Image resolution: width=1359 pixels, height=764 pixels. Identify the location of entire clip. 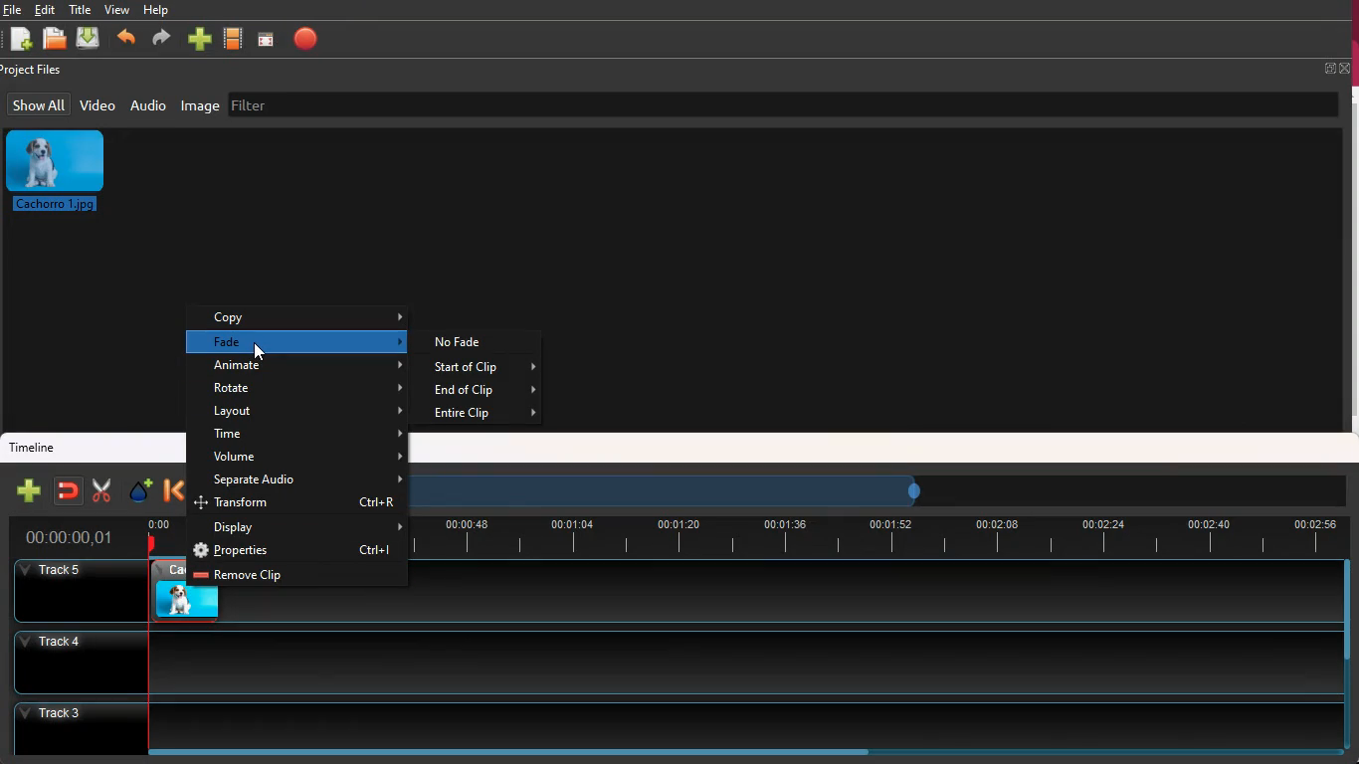
(484, 415).